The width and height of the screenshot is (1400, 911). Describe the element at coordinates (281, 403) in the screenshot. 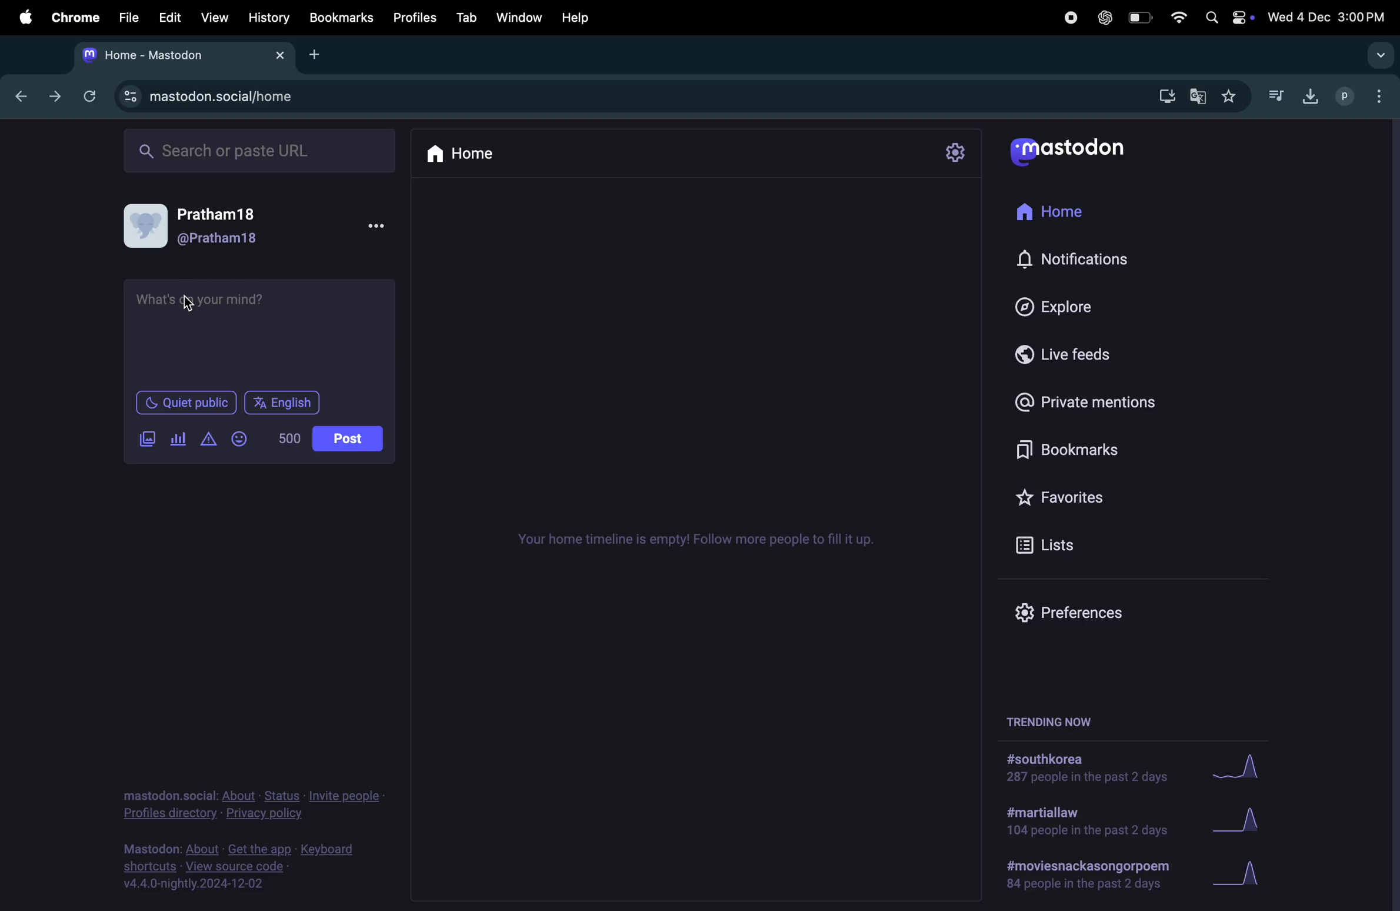

I see `English` at that location.